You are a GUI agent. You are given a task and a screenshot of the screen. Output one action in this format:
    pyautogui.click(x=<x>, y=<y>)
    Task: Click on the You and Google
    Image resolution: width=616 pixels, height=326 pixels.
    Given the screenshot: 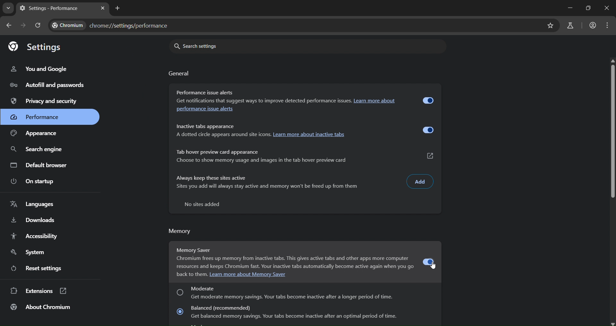 What is the action you would take?
    pyautogui.click(x=40, y=69)
    